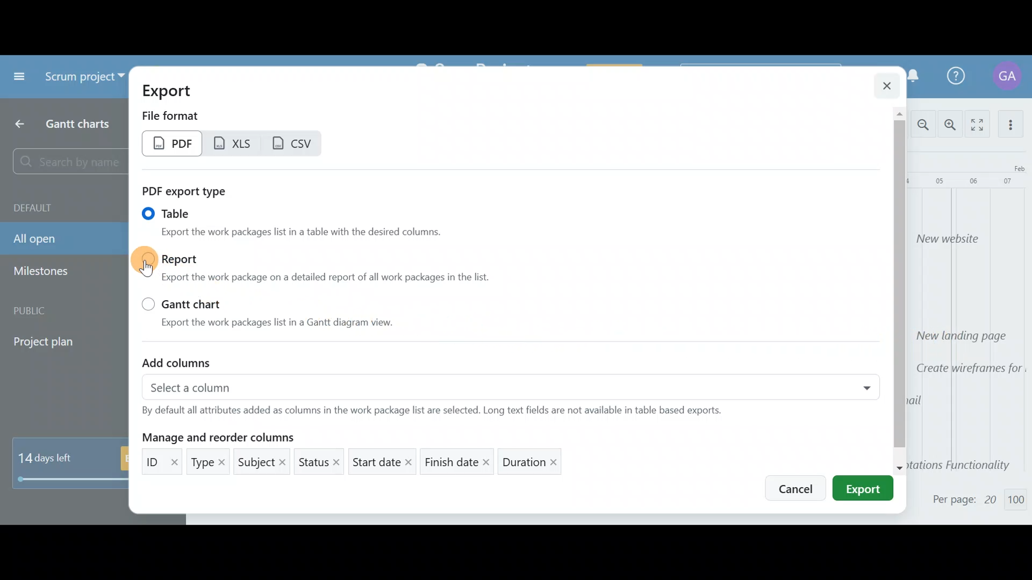 This screenshot has height=580, width=1032. What do you see at coordinates (178, 90) in the screenshot?
I see `Export` at bounding box center [178, 90].